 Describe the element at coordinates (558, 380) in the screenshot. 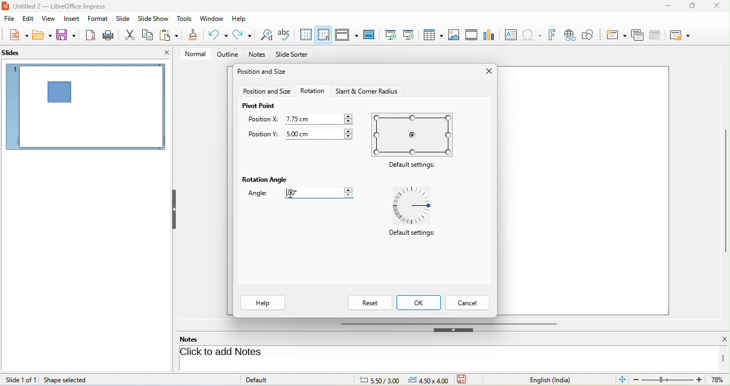

I see `text language` at that location.